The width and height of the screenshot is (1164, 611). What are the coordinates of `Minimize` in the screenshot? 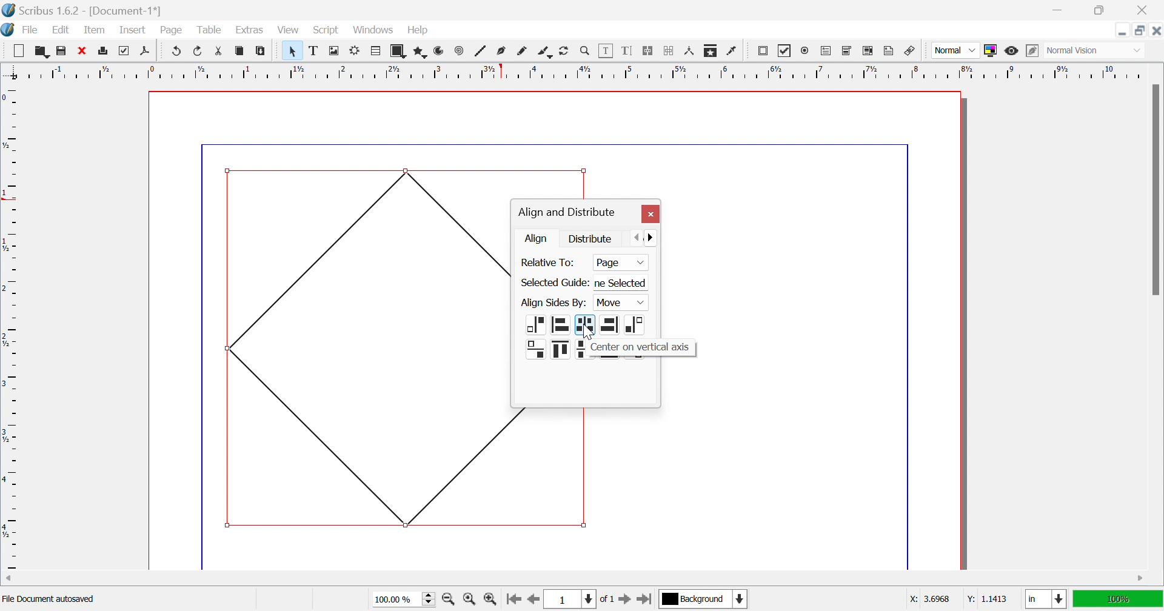 It's located at (1122, 30).